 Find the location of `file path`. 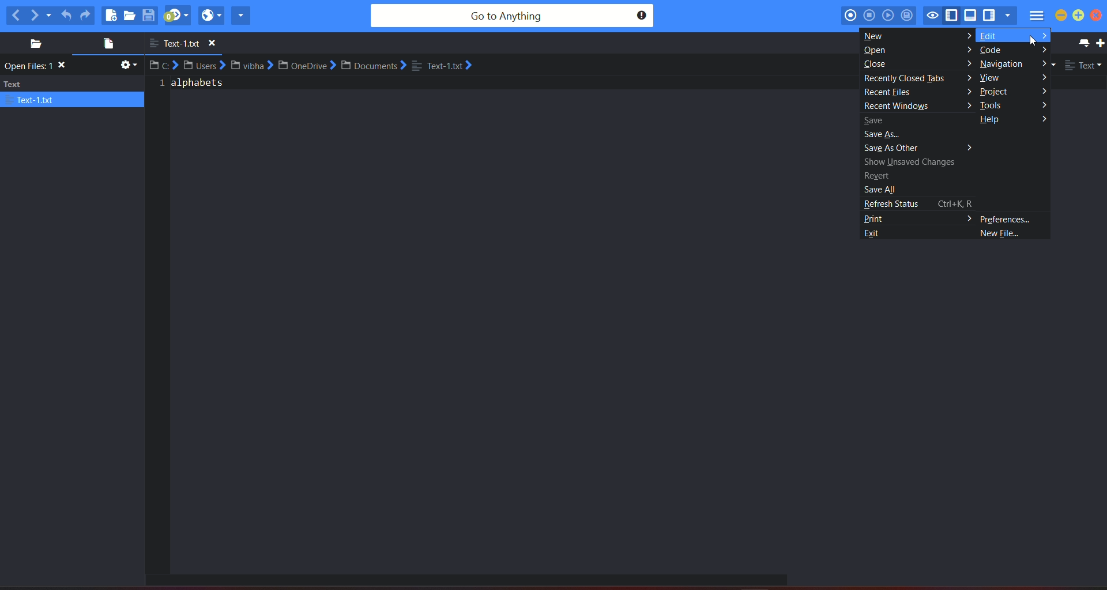

file path is located at coordinates (315, 66).